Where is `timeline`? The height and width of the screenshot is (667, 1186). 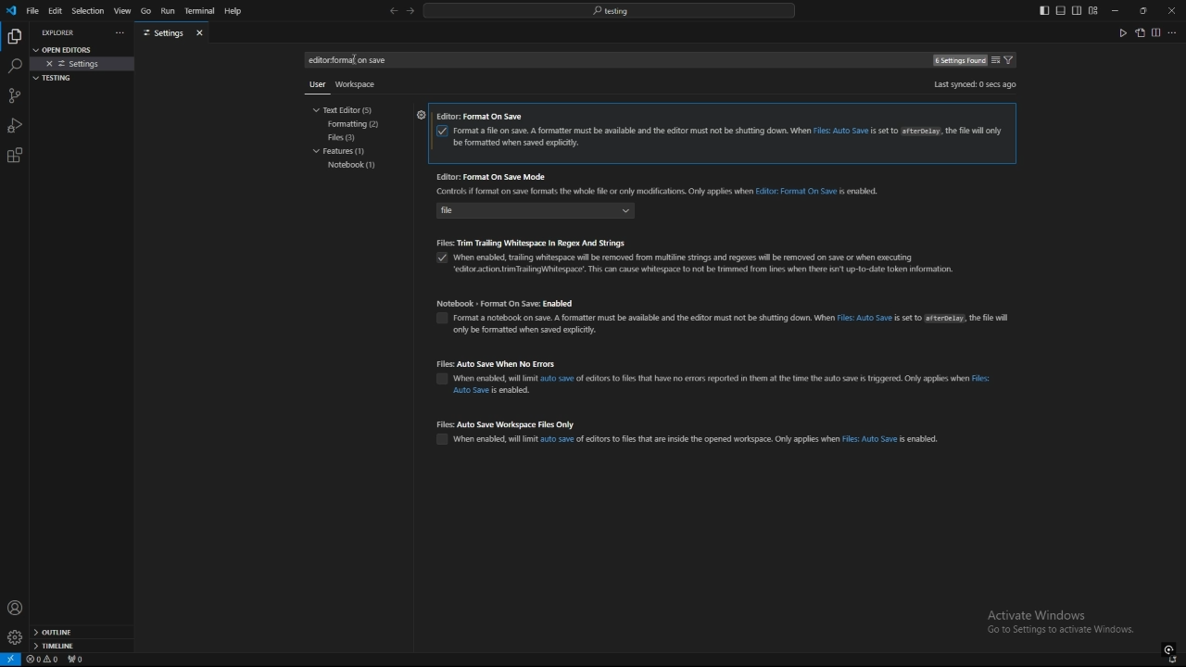 timeline is located at coordinates (82, 648).